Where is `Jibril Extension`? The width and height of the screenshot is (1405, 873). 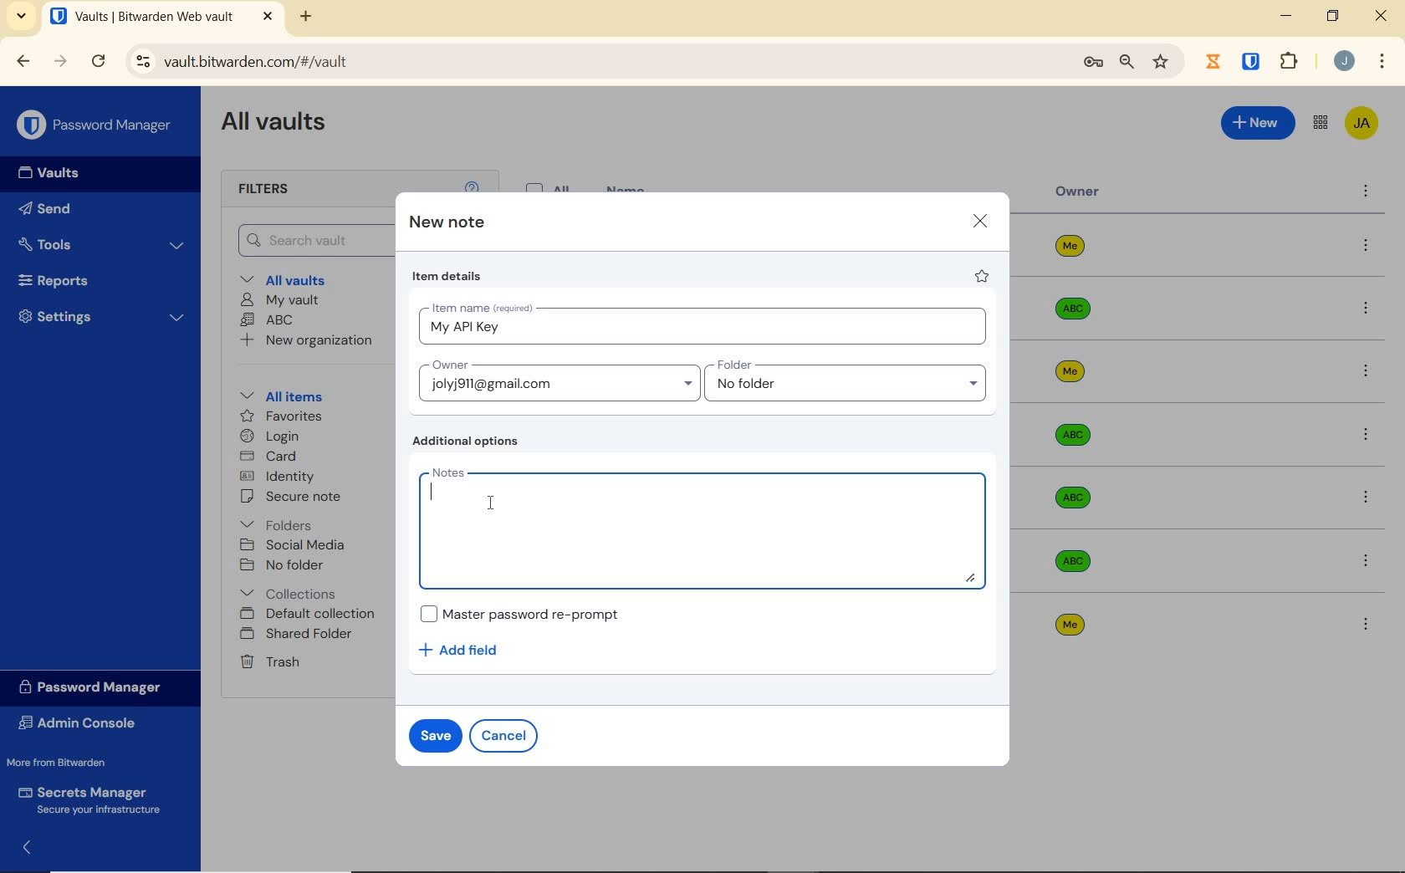
Jibril Extension is located at coordinates (1215, 61).